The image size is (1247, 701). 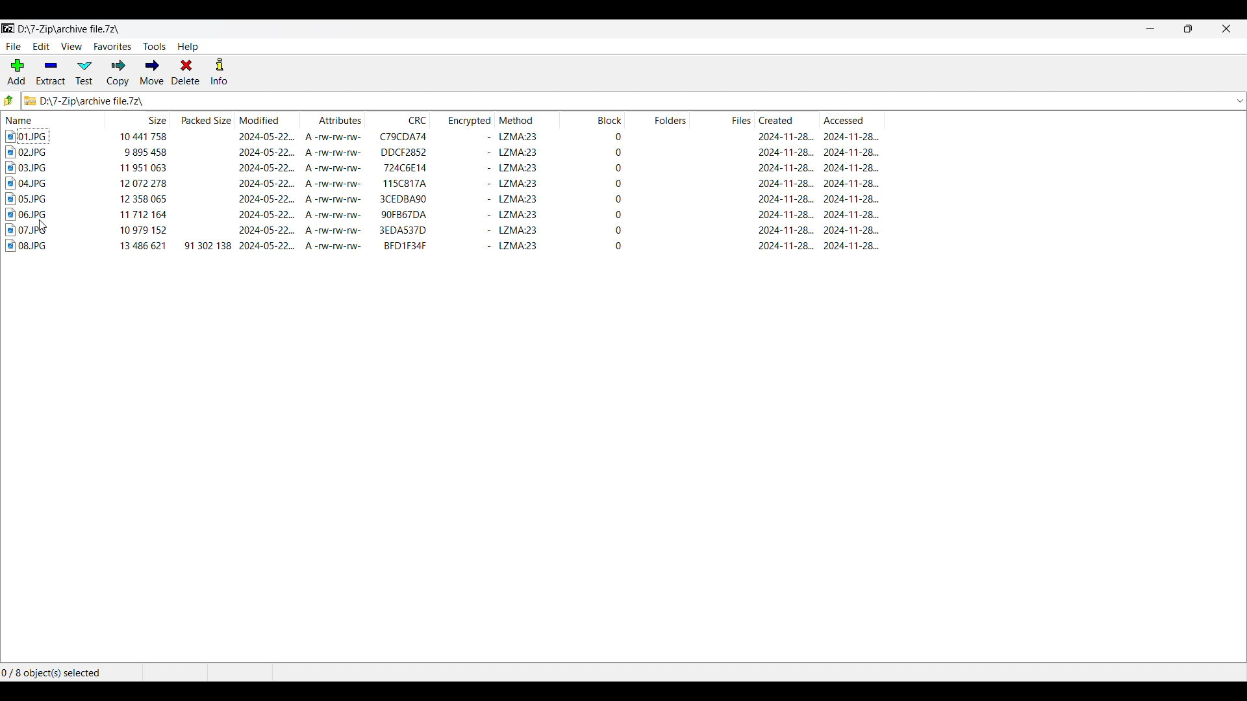 What do you see at coordinates (333, 199) in the screenshot?
I see `attributes` at bounding box center [333, 199].